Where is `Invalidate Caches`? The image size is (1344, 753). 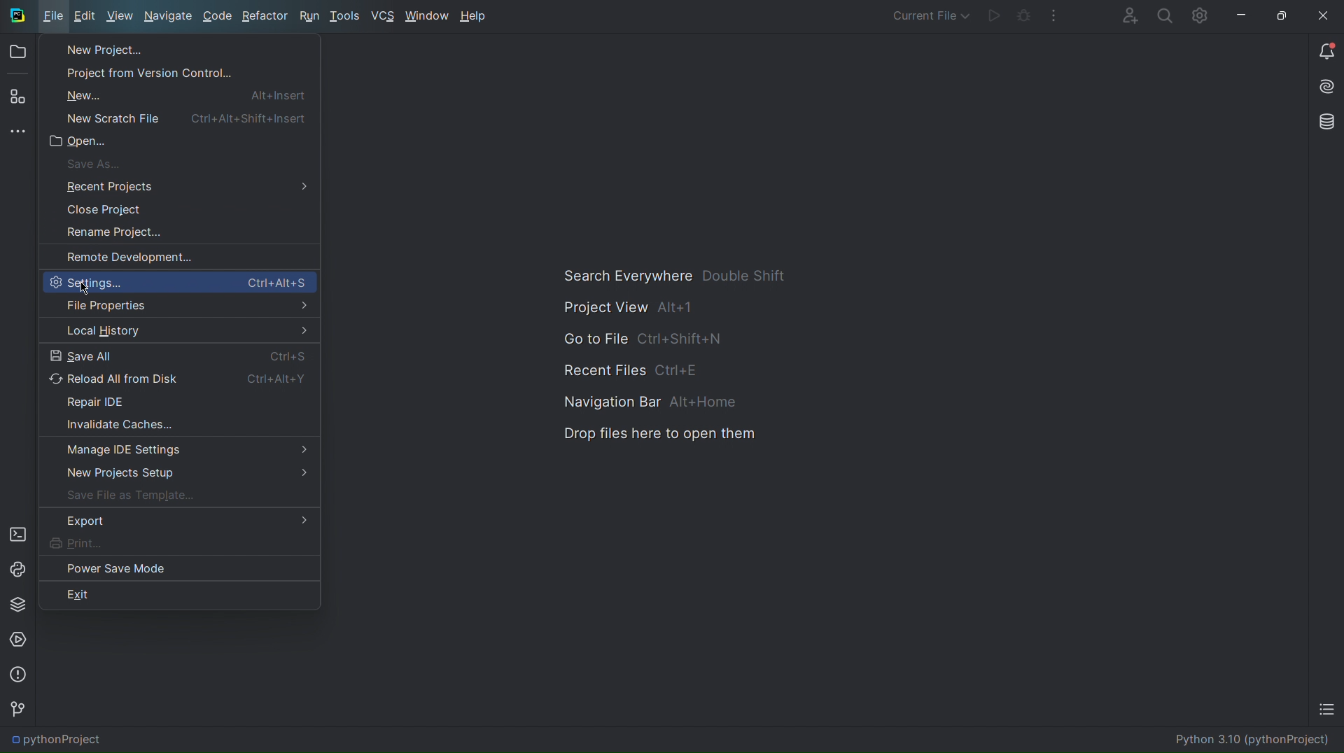
Invalidate Caches is located at coordinates (179, 425).